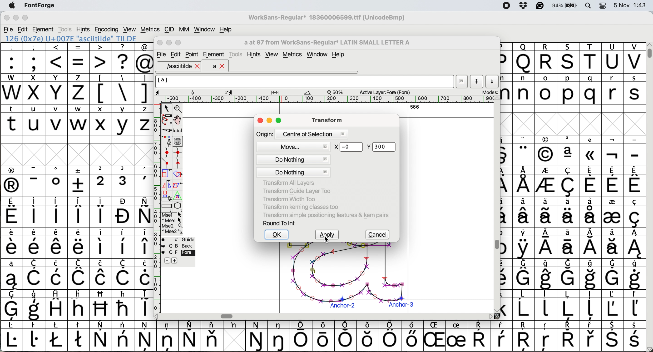  I want to click on hints, so click(255, 55).